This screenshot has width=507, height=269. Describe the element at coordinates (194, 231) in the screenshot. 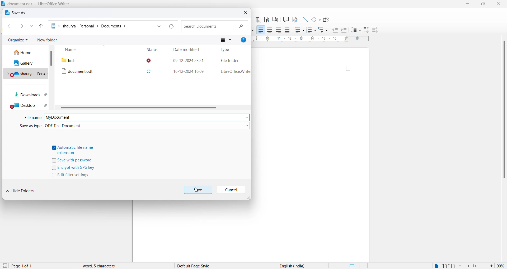

I see `page` at that location.